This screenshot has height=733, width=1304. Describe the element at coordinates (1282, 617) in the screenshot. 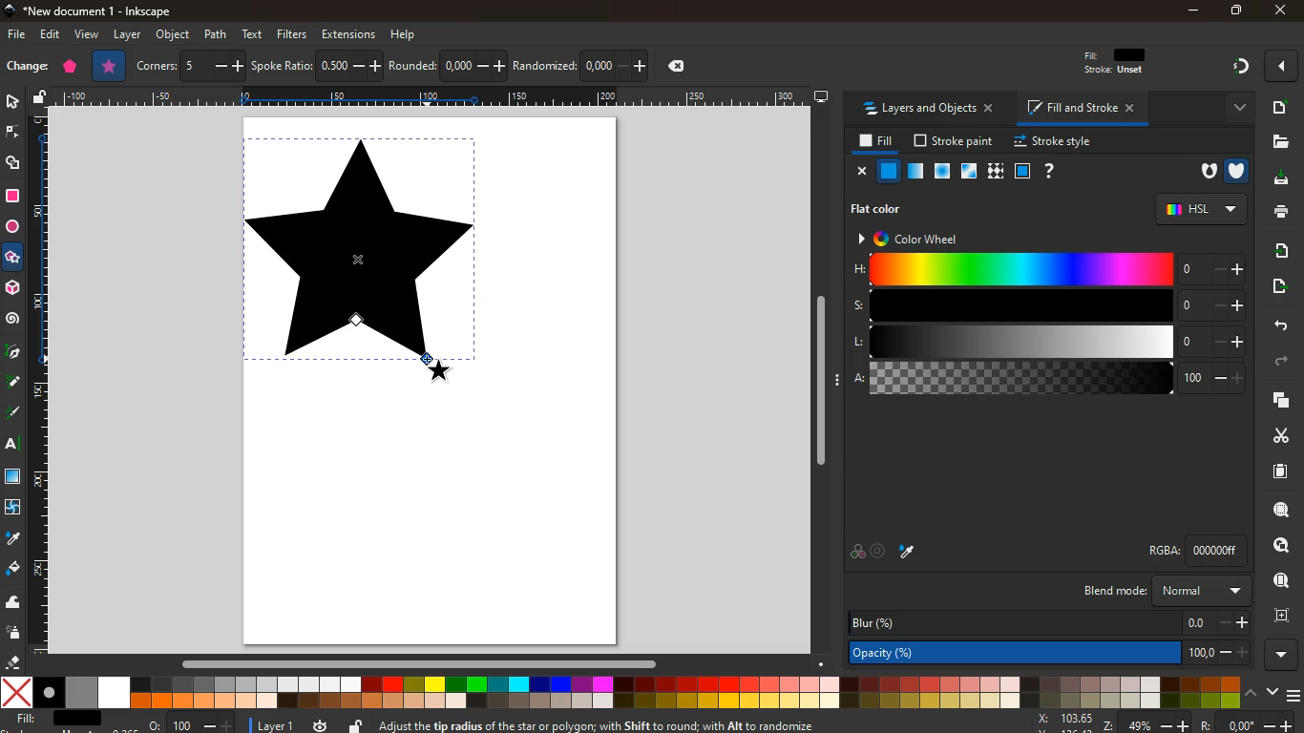

I see `frame` at that location.